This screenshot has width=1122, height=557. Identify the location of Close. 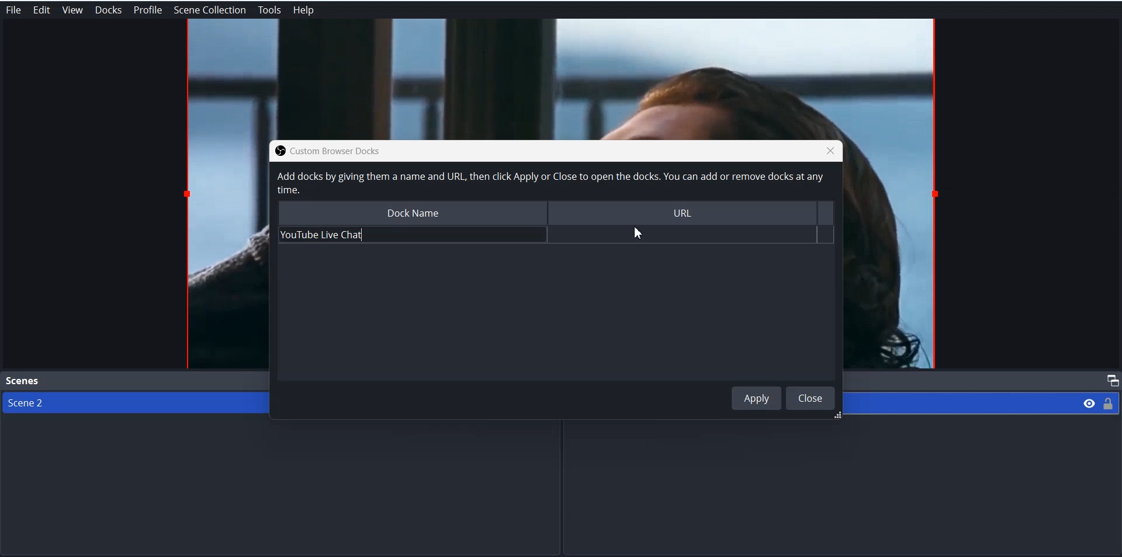
(811, 398).